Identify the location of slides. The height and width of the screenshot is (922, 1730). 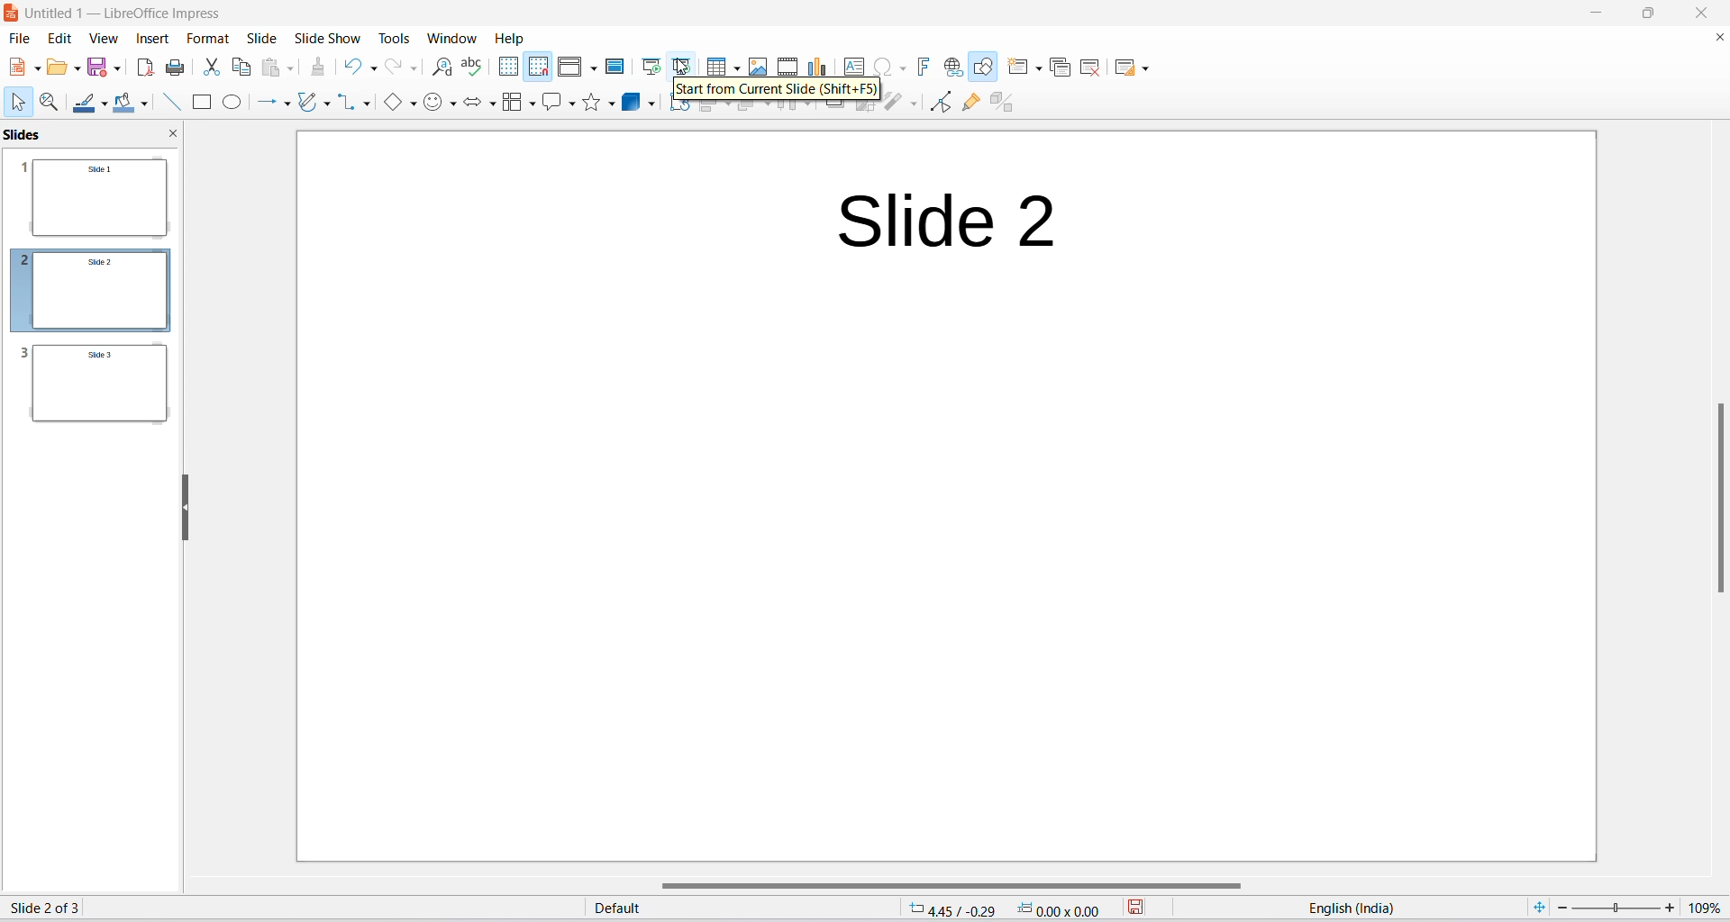
(93, 290).